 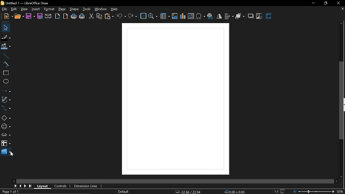 I want to click on cut, so click(x=91, y=16).